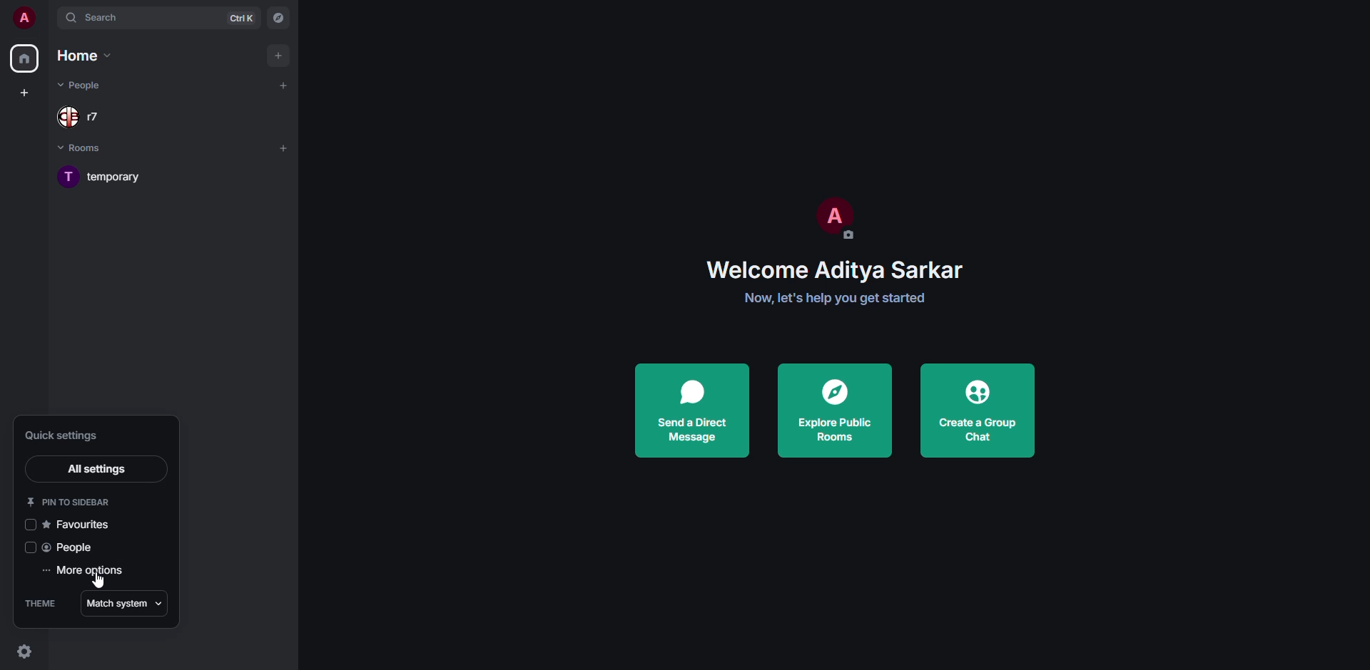  What do you see at coordinates (29, 547) in the screenshot?
I see `click to enable` at bounding box center [29, 547].